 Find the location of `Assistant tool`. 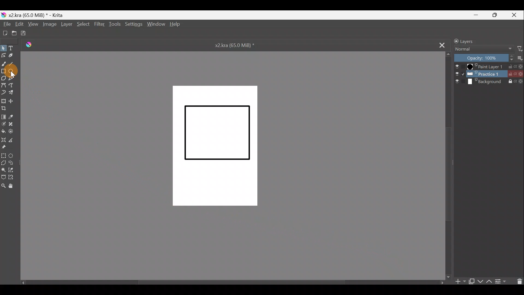

Assistant tool is located at coordinates (4, 139).